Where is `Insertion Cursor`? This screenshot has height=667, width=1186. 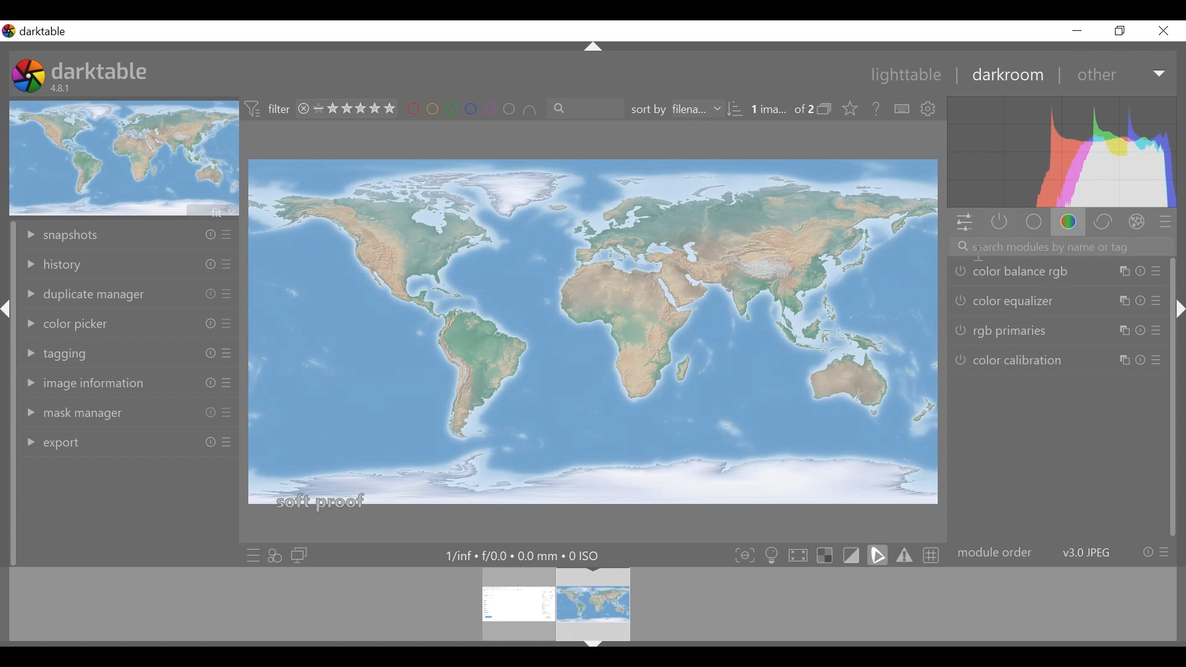
Insertion Cursor is located at coordinates (978, 253).